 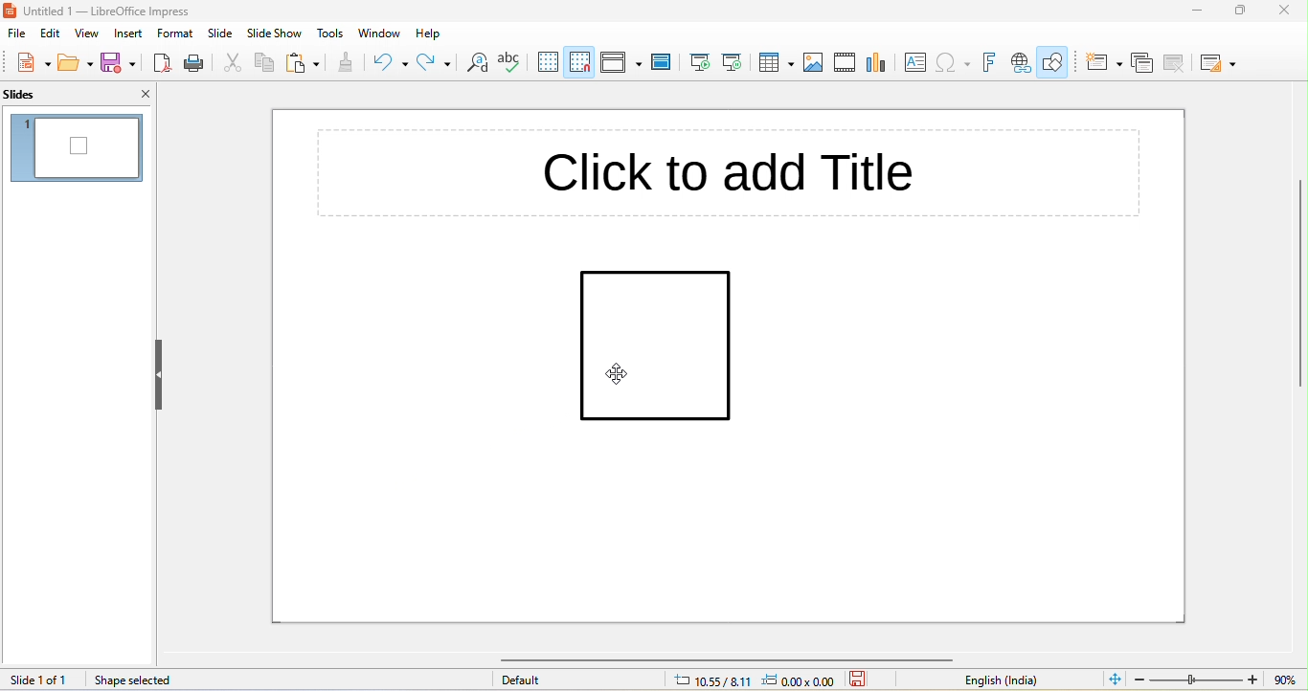 I want to click on new, so click(x=34, y=64).